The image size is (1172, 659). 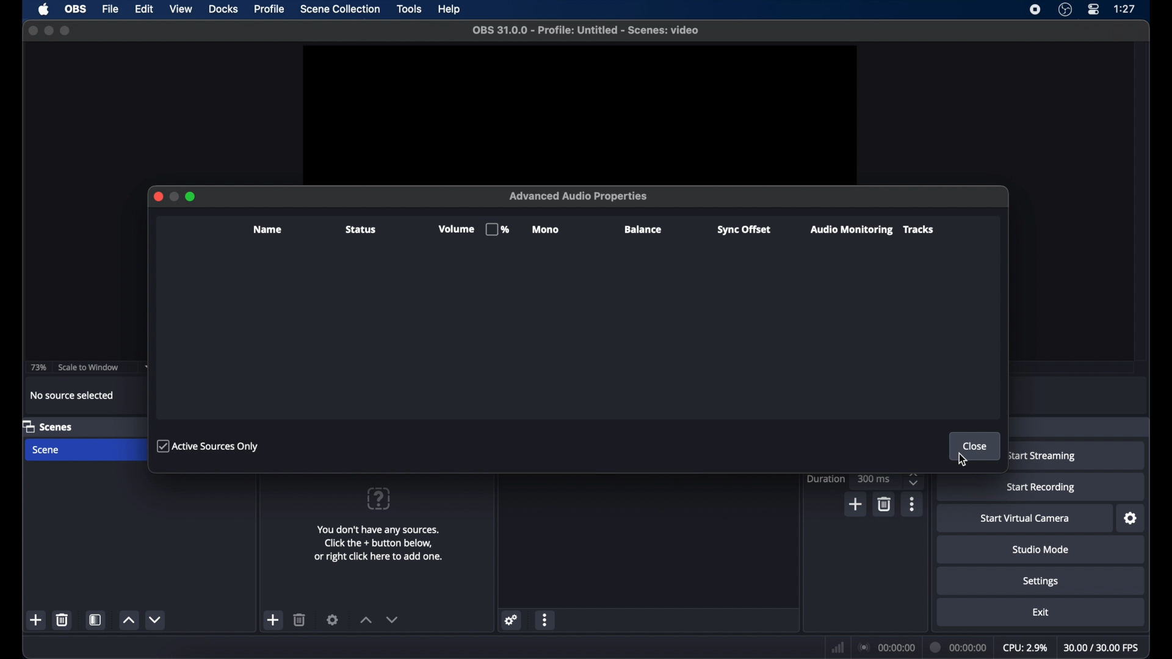 What do you see at coordinates (1043, 488) in the screenshot?
I see `start recording` at bounding box center [1043, 488].